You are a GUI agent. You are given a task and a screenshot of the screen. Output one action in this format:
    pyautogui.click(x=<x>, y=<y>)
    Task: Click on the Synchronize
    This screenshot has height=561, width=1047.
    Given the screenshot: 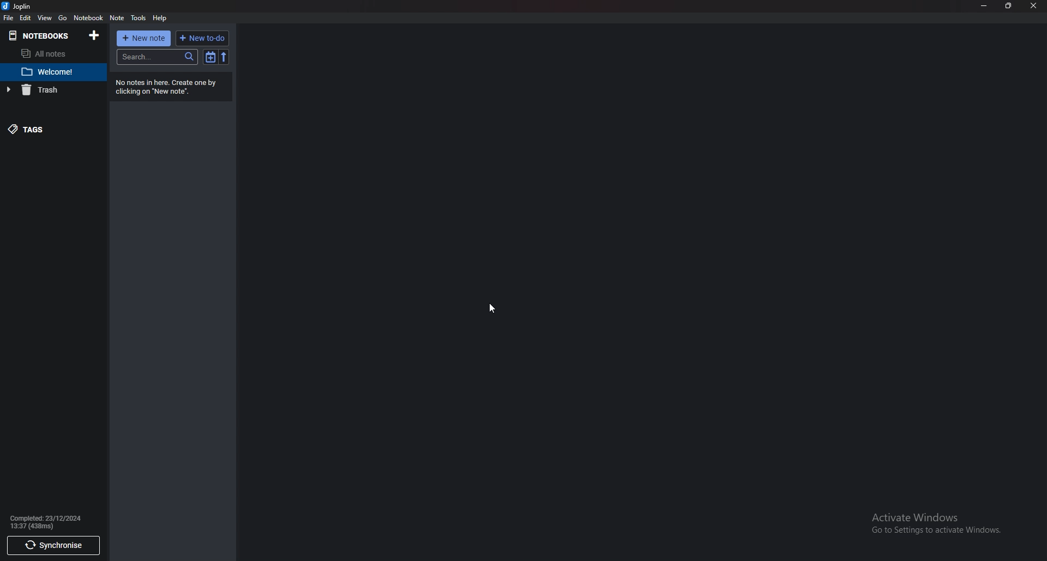 What is the action you would take?
    pyautogui.click(x=53, y=547)
    